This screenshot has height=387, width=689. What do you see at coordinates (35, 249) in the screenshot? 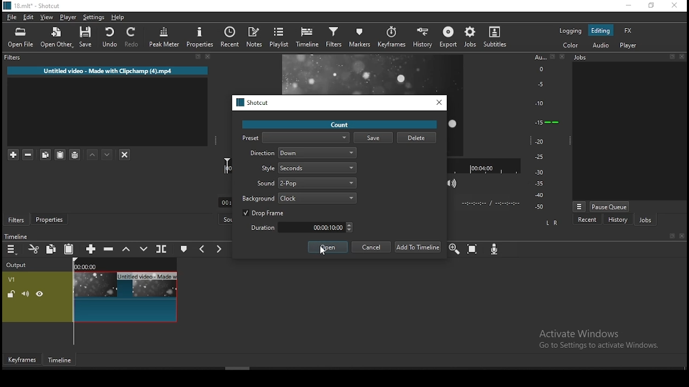
I see `cut` at bounding box center [35, 249].